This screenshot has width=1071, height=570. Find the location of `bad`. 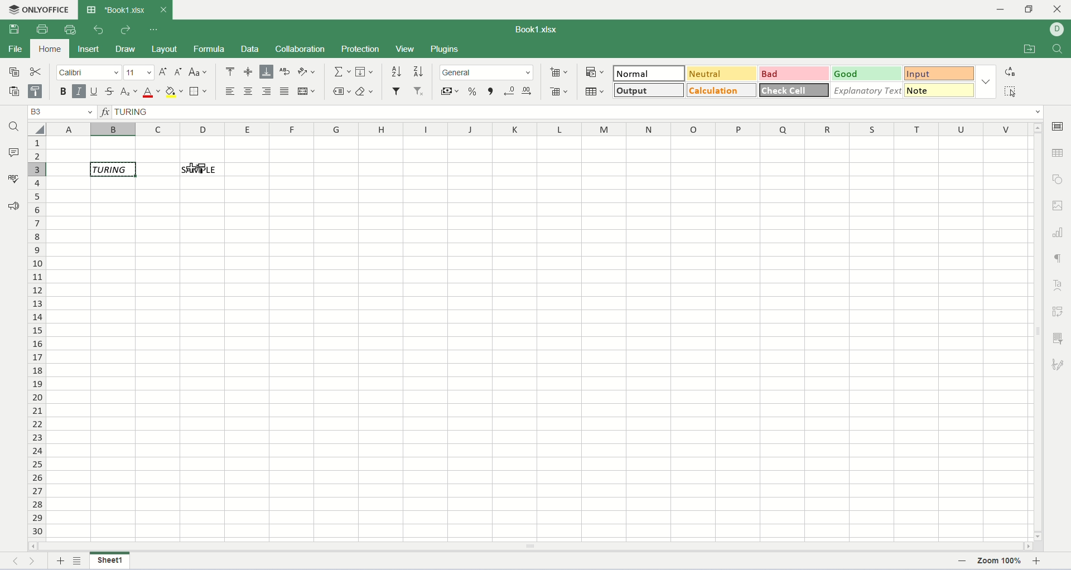

bad is located at coordinates (794, 74).